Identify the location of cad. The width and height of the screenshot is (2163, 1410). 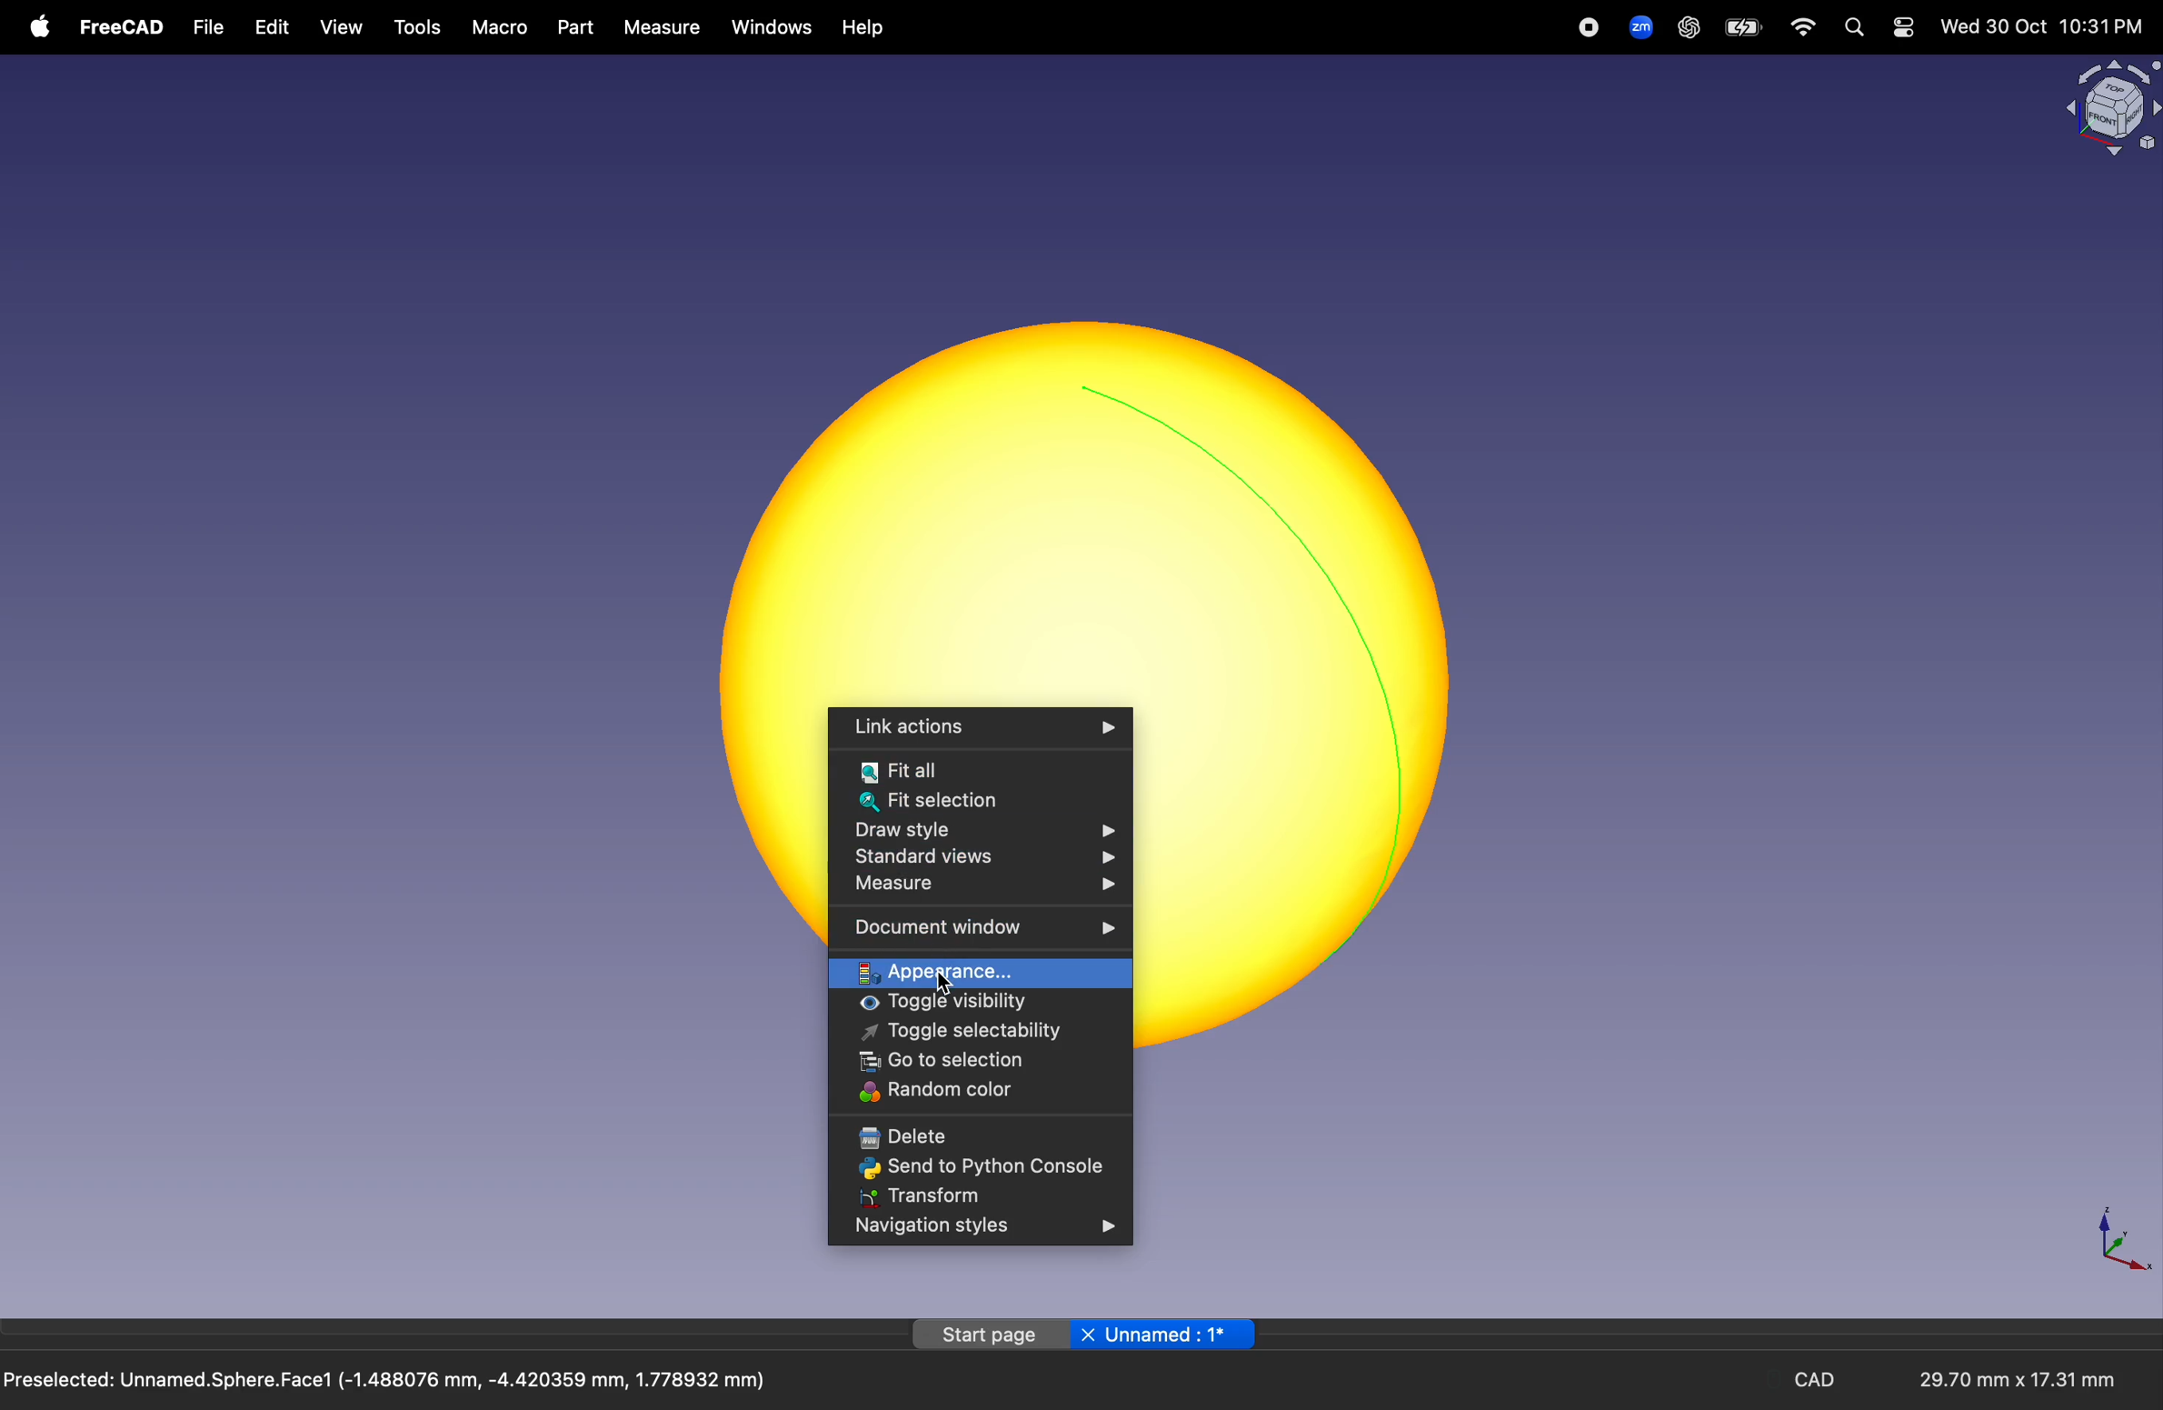
(1821, 1380).